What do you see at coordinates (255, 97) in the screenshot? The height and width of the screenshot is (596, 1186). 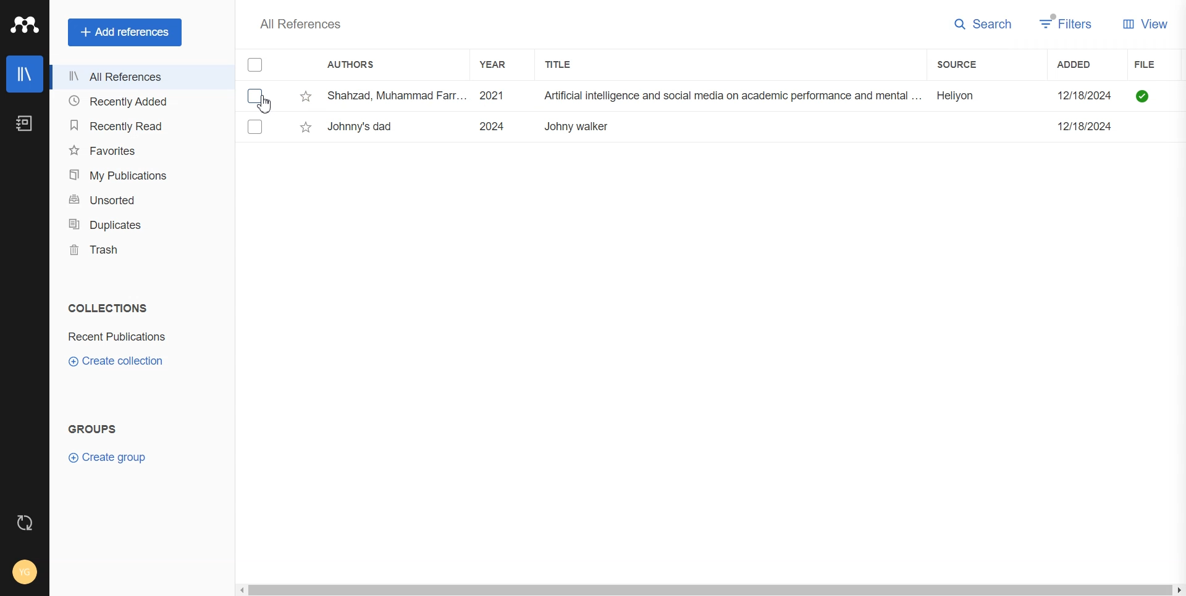 I see `select entry` at bounding box center [255, 97].